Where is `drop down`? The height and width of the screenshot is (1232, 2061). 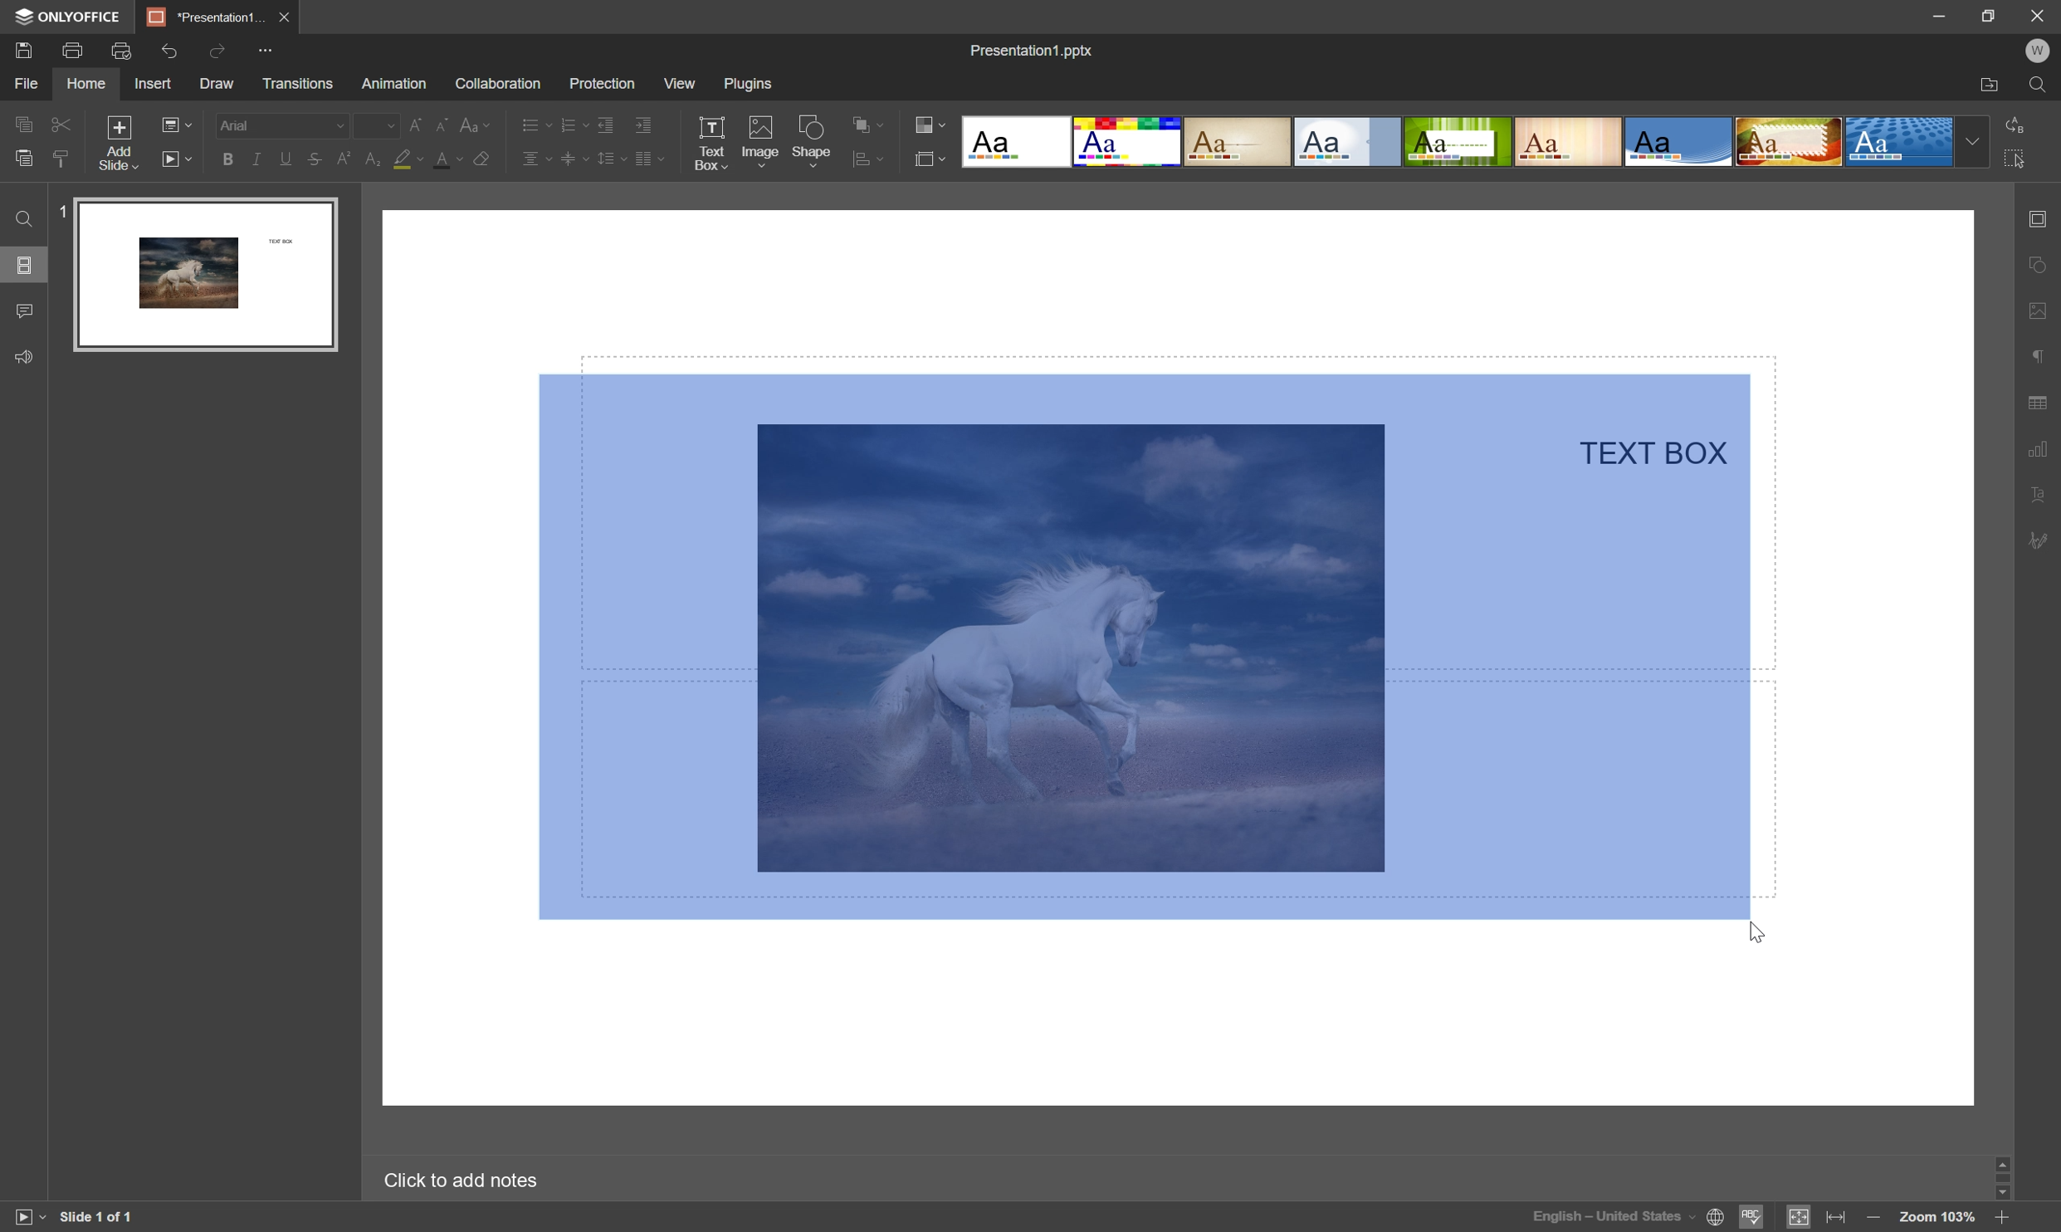 drop down is located at coordinates (1974, 142).